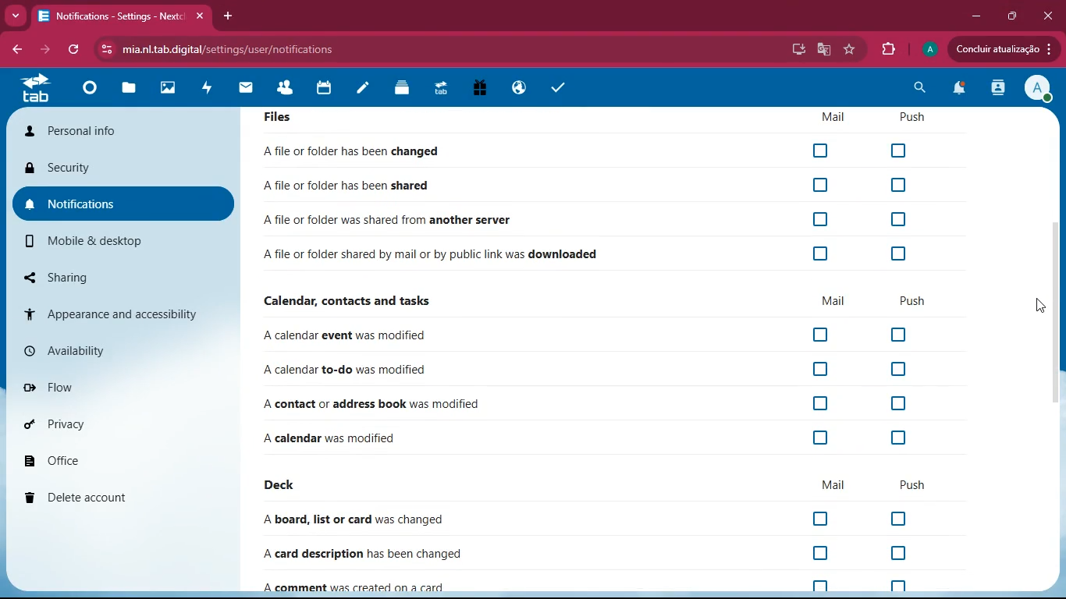  I want to click on tab, so click(444, 90).